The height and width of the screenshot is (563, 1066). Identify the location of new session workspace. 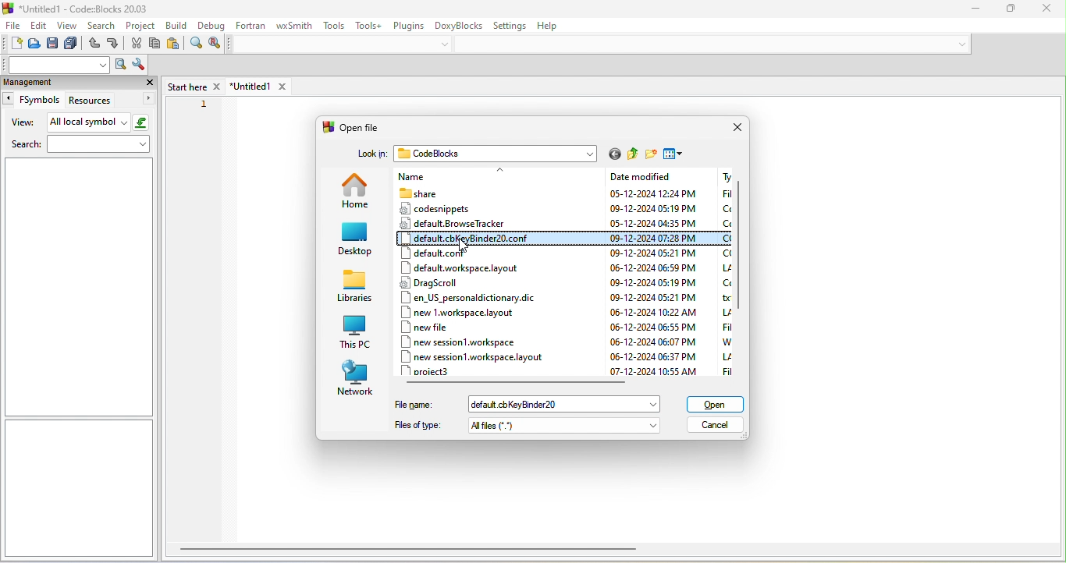
(458, 342).